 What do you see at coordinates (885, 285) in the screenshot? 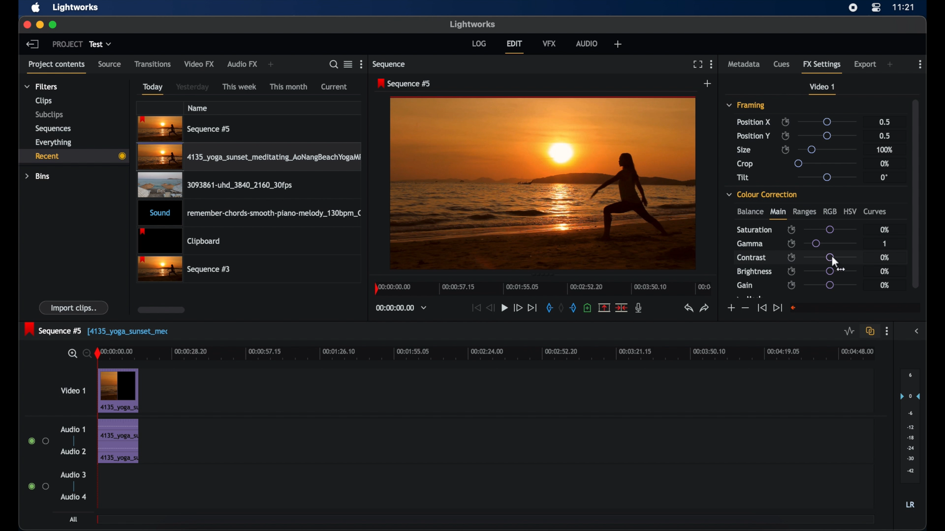
I see `0%` at bounding box center [885, 285].